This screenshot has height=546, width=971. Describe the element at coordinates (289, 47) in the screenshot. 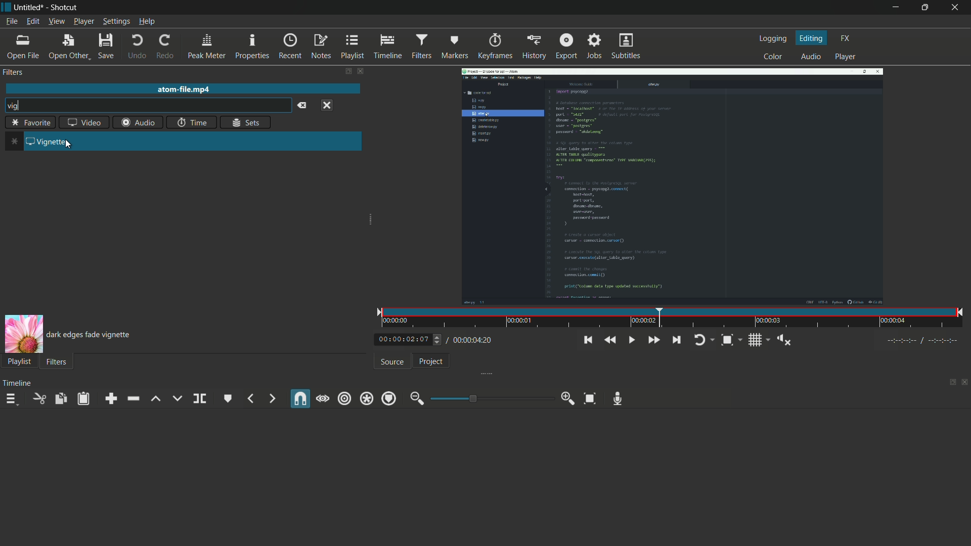

I see `recent` at that location.